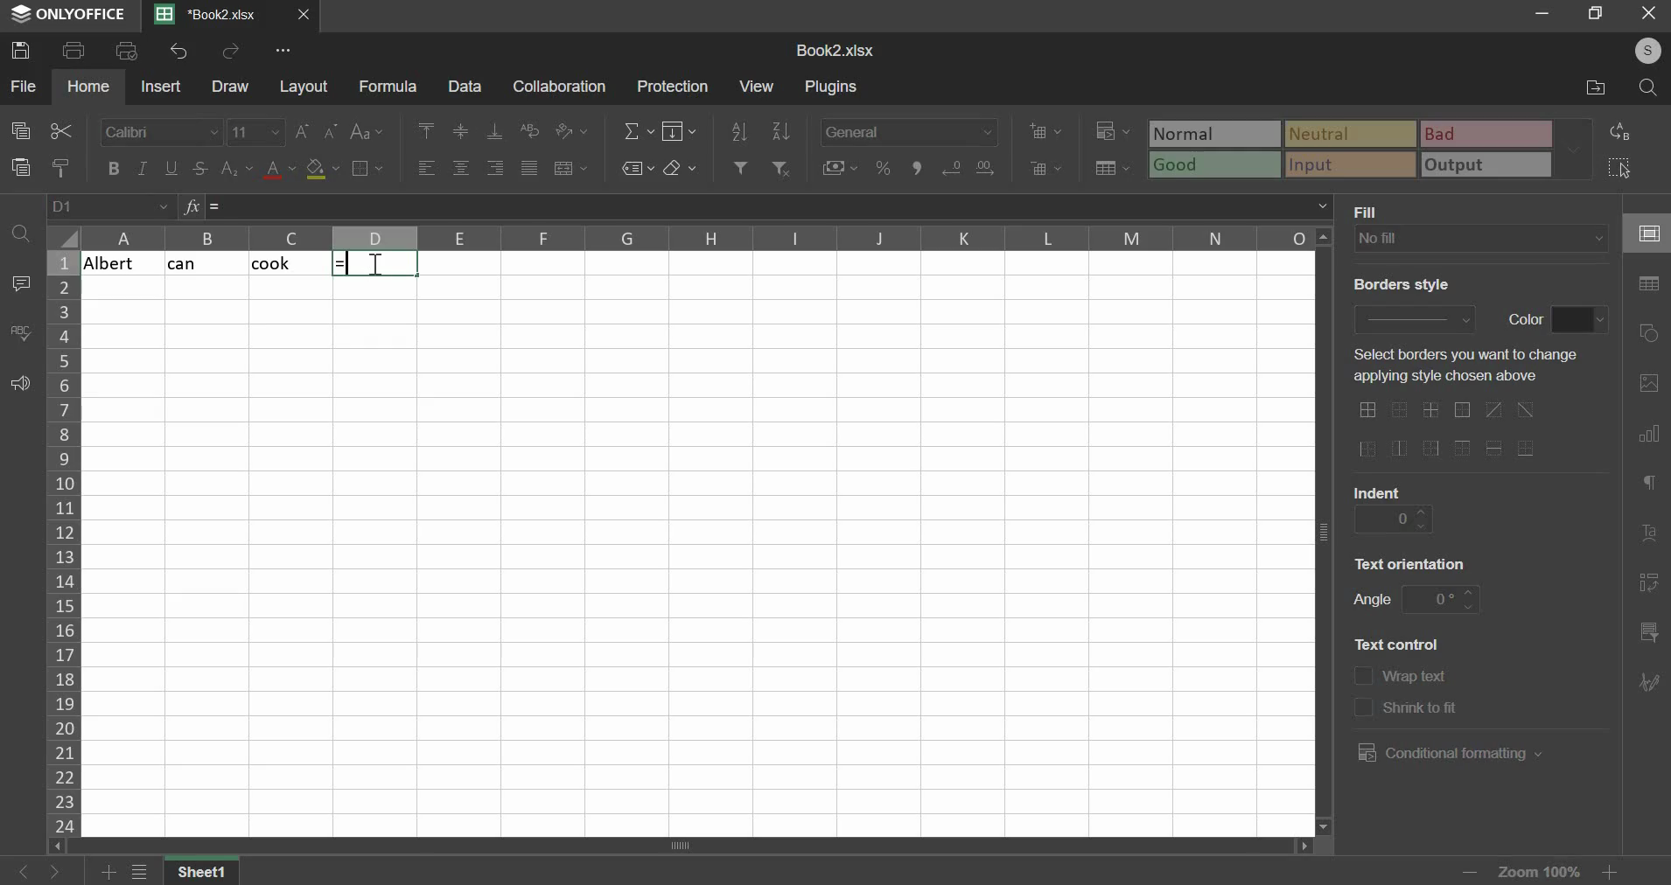  I want to click on text art, so click(1649, 538).